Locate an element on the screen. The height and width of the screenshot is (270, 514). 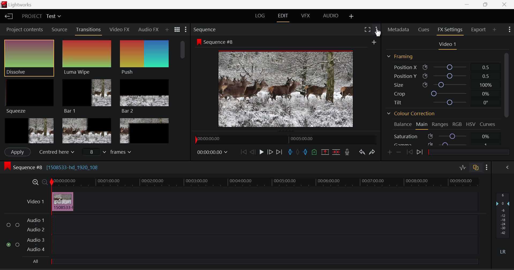
Go Back is located at coordinates (252, 152).